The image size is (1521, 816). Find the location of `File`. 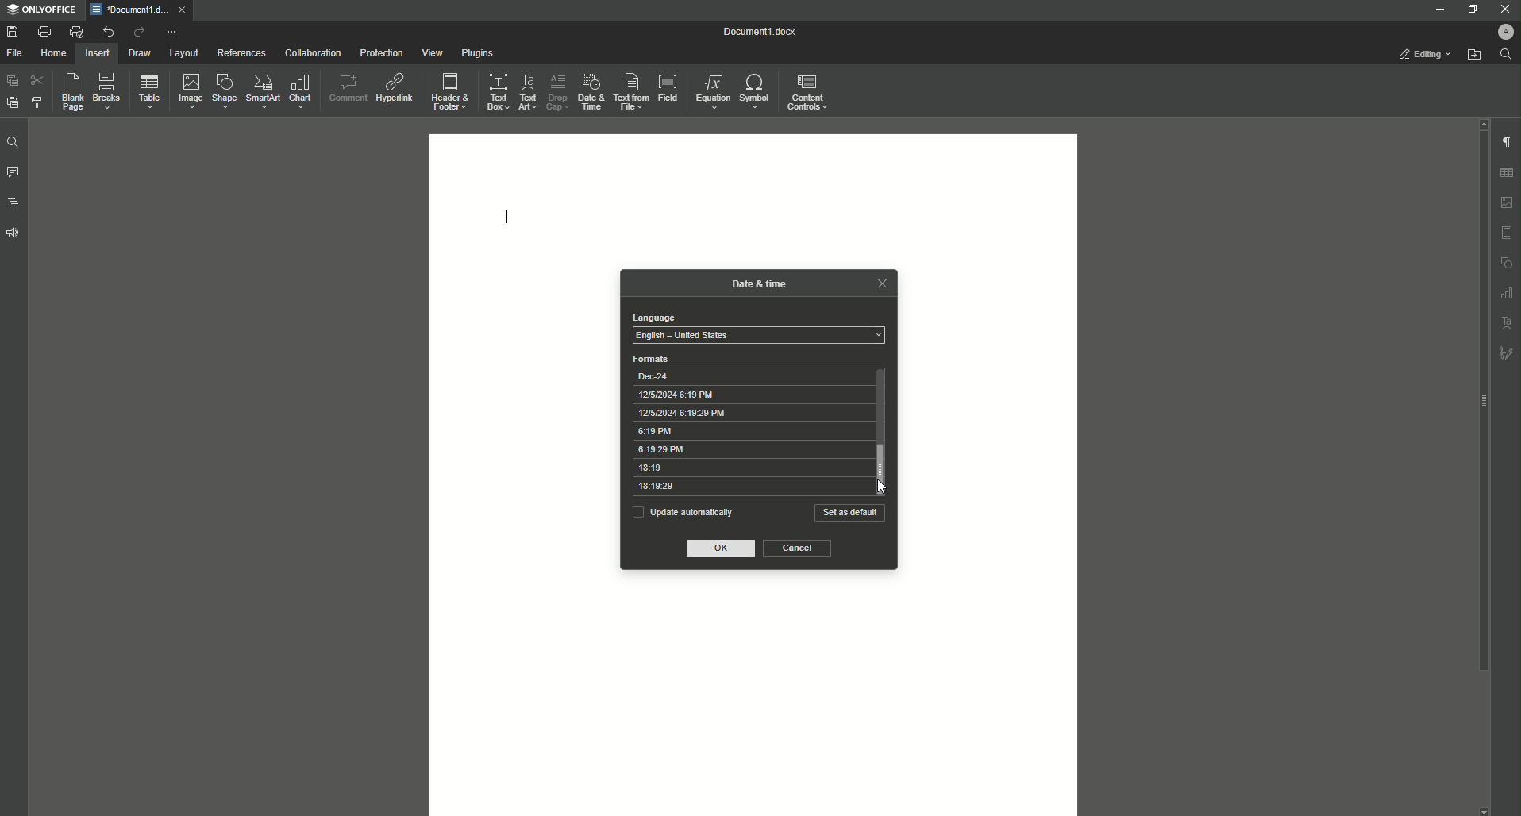

File is located at coordinates (17, 53).